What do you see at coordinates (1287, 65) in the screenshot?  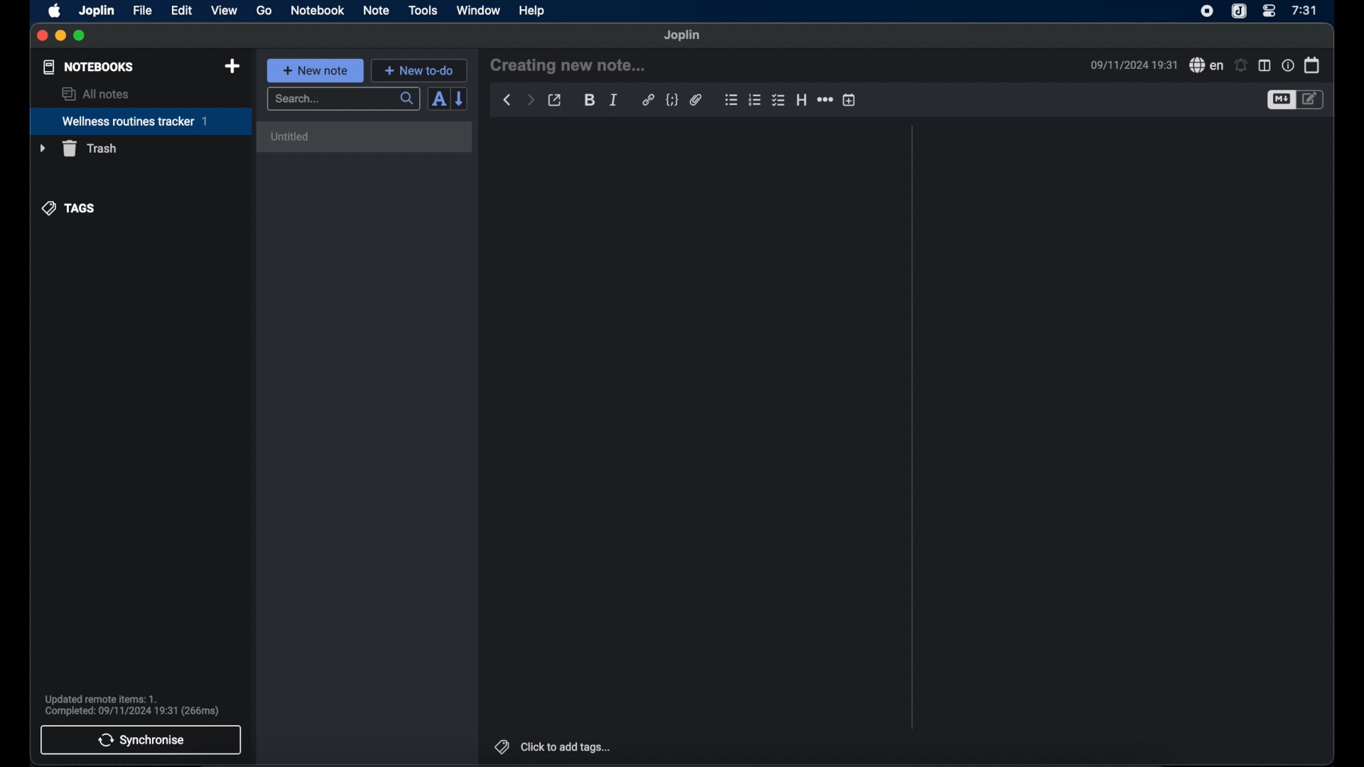 I see `note properties` at bounding box center [1287, 65].